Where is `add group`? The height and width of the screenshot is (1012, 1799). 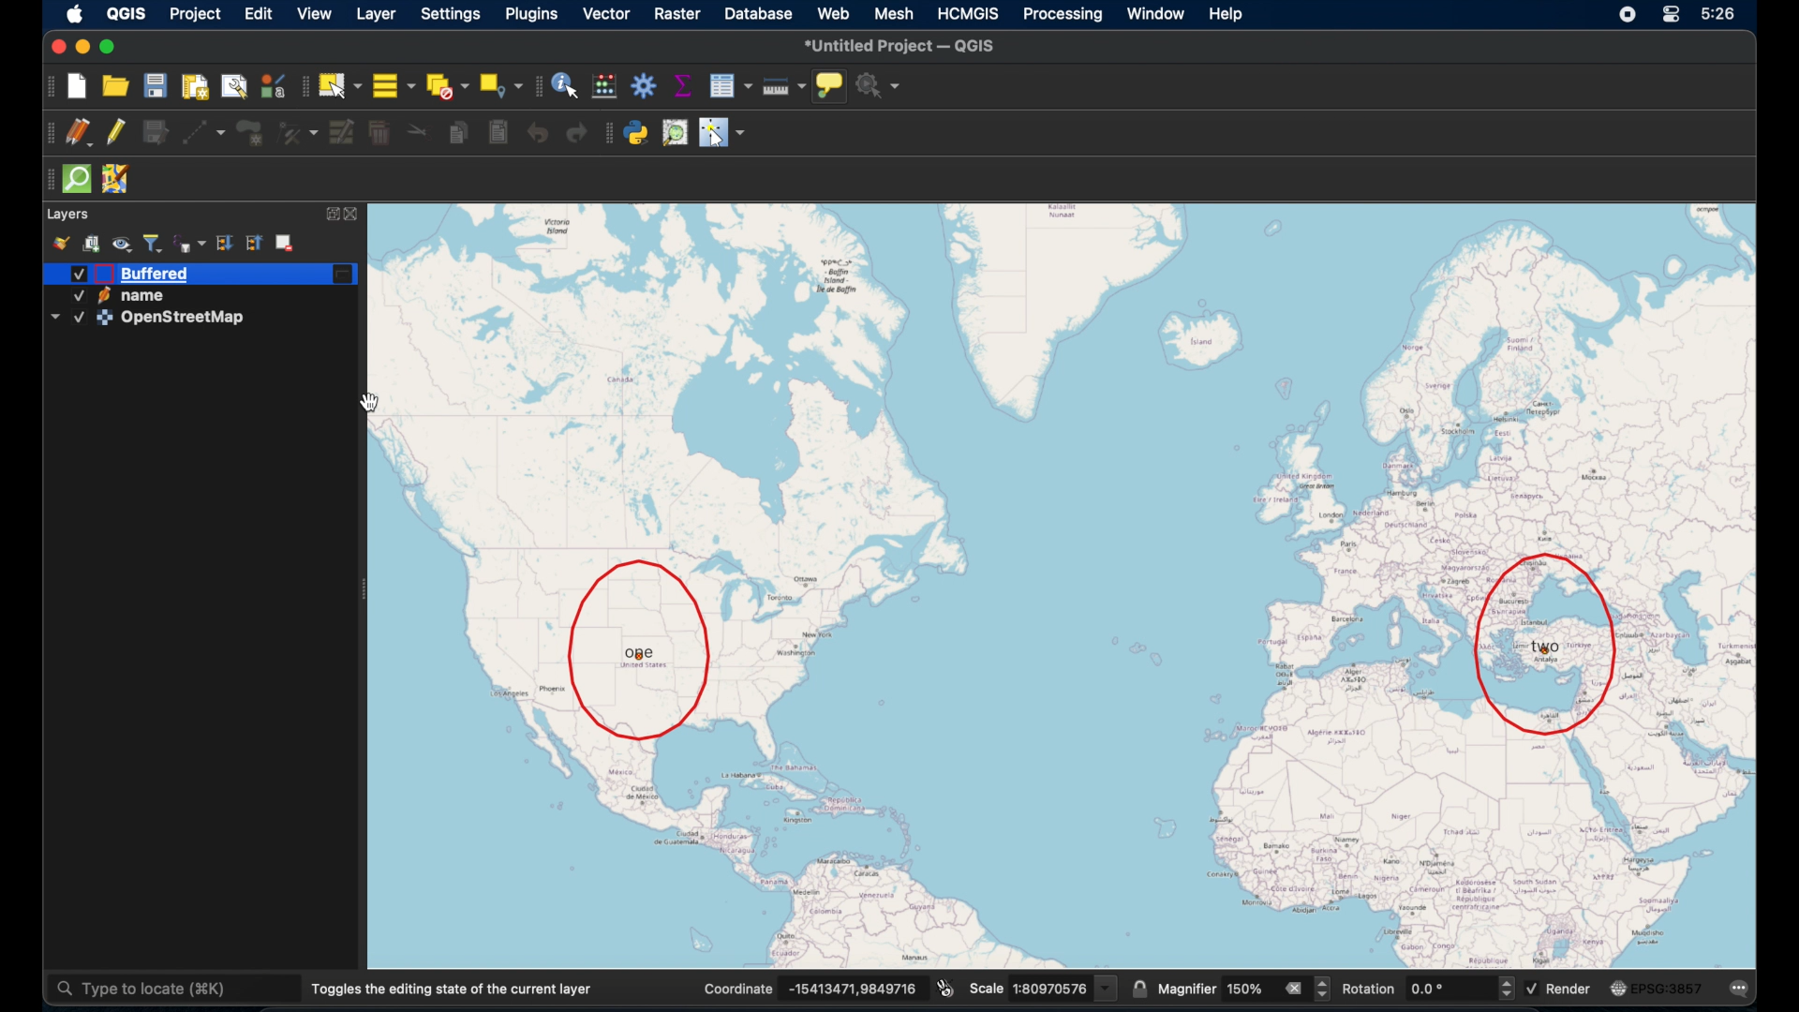 add group is located at coordinates (91, 241).